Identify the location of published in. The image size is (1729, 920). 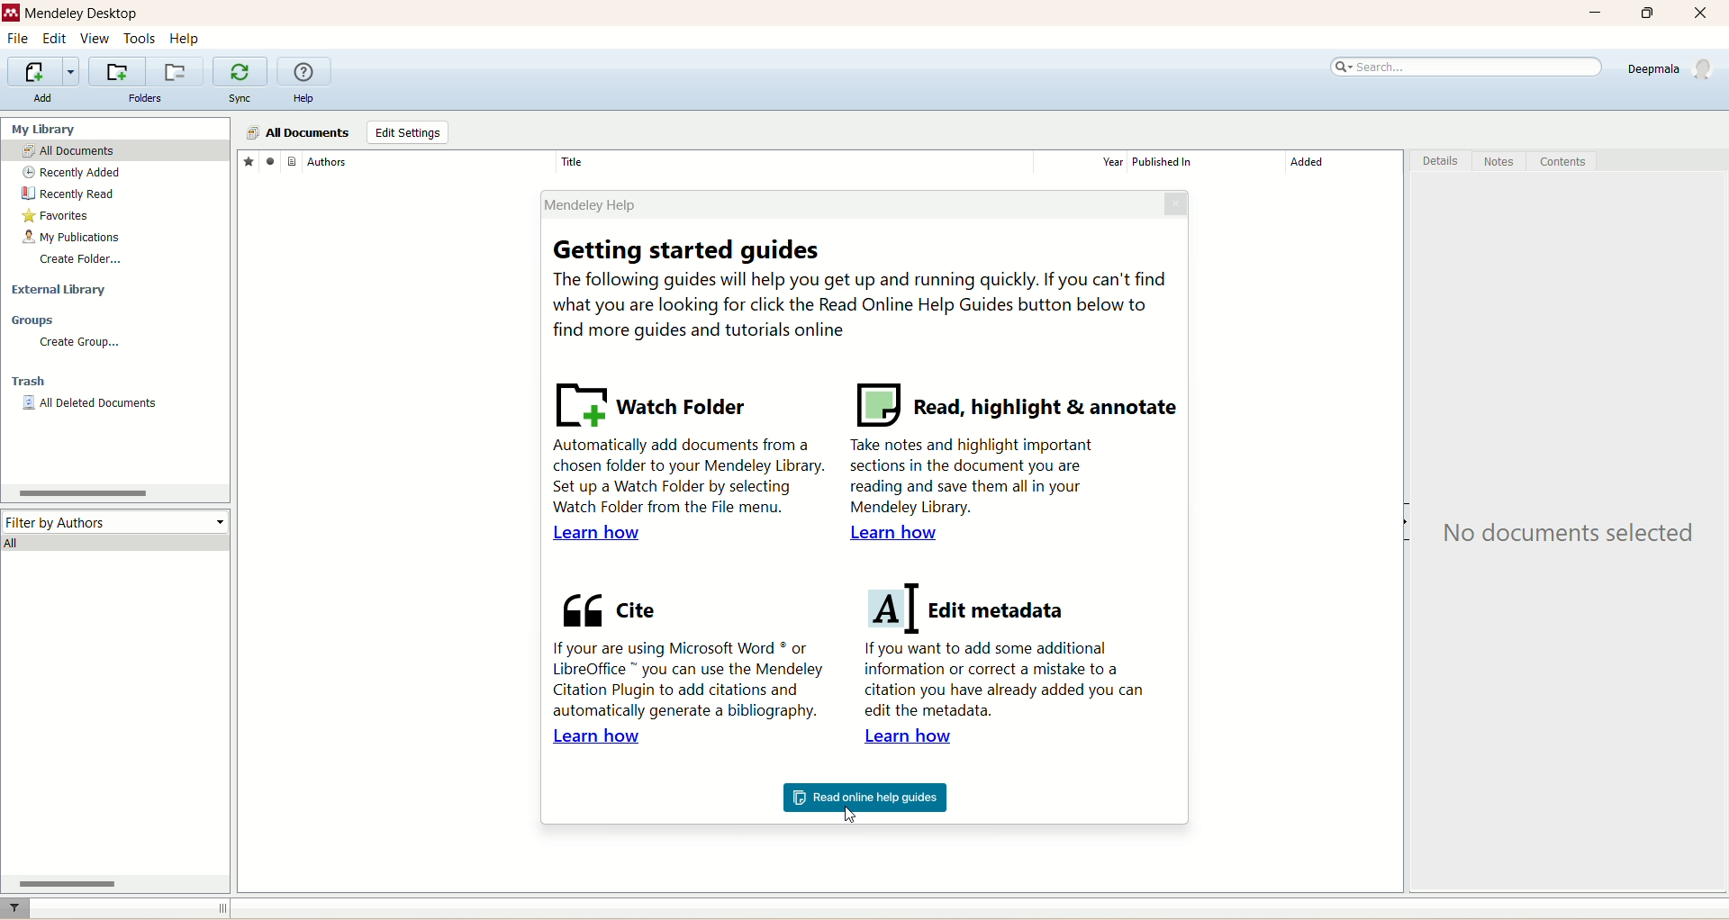
(1206, 161).